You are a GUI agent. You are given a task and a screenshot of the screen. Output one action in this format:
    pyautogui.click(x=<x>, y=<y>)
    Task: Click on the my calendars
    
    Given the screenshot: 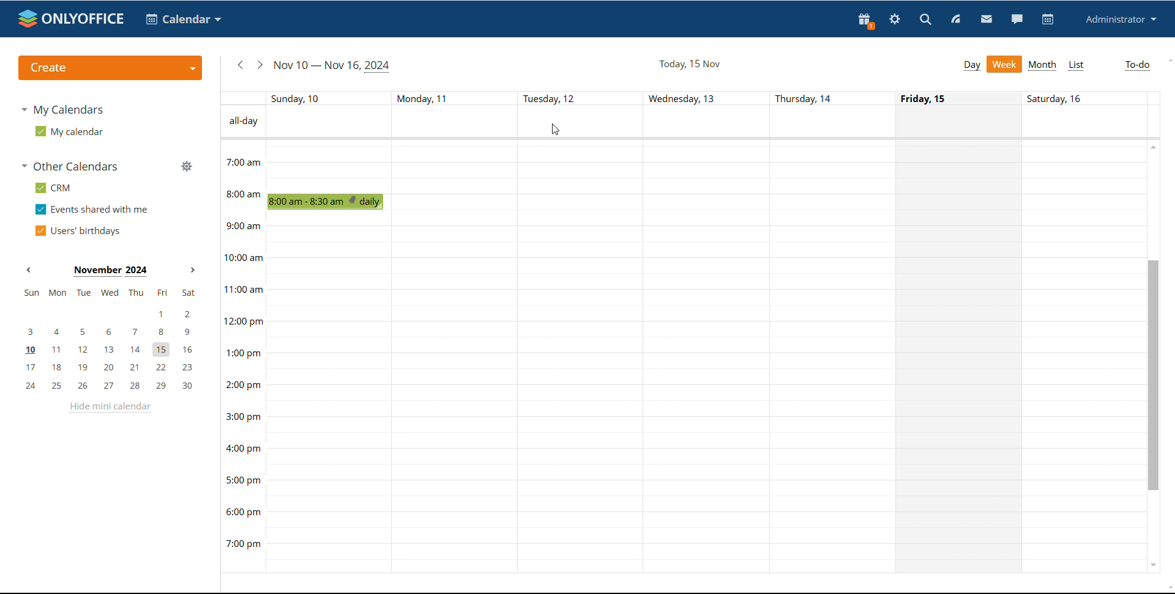 What is the action you would take?
    pyautogui.click(x=63, y=110)
    